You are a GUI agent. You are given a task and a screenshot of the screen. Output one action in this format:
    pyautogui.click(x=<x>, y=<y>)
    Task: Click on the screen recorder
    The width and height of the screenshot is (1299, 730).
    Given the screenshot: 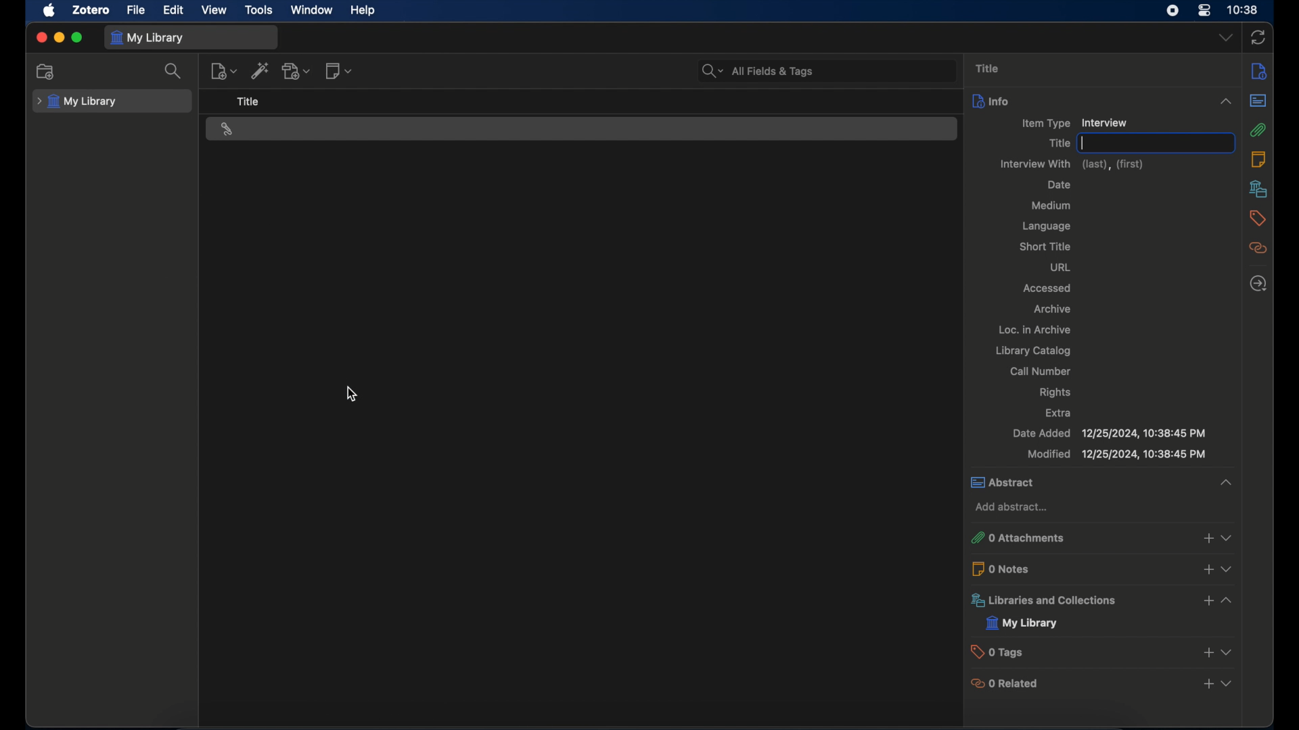 What is the action you would take?
    pyautogui.click(x=1172, y=10)
    